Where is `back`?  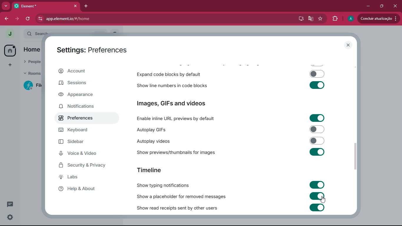 back is located at coordinates (6, 19).